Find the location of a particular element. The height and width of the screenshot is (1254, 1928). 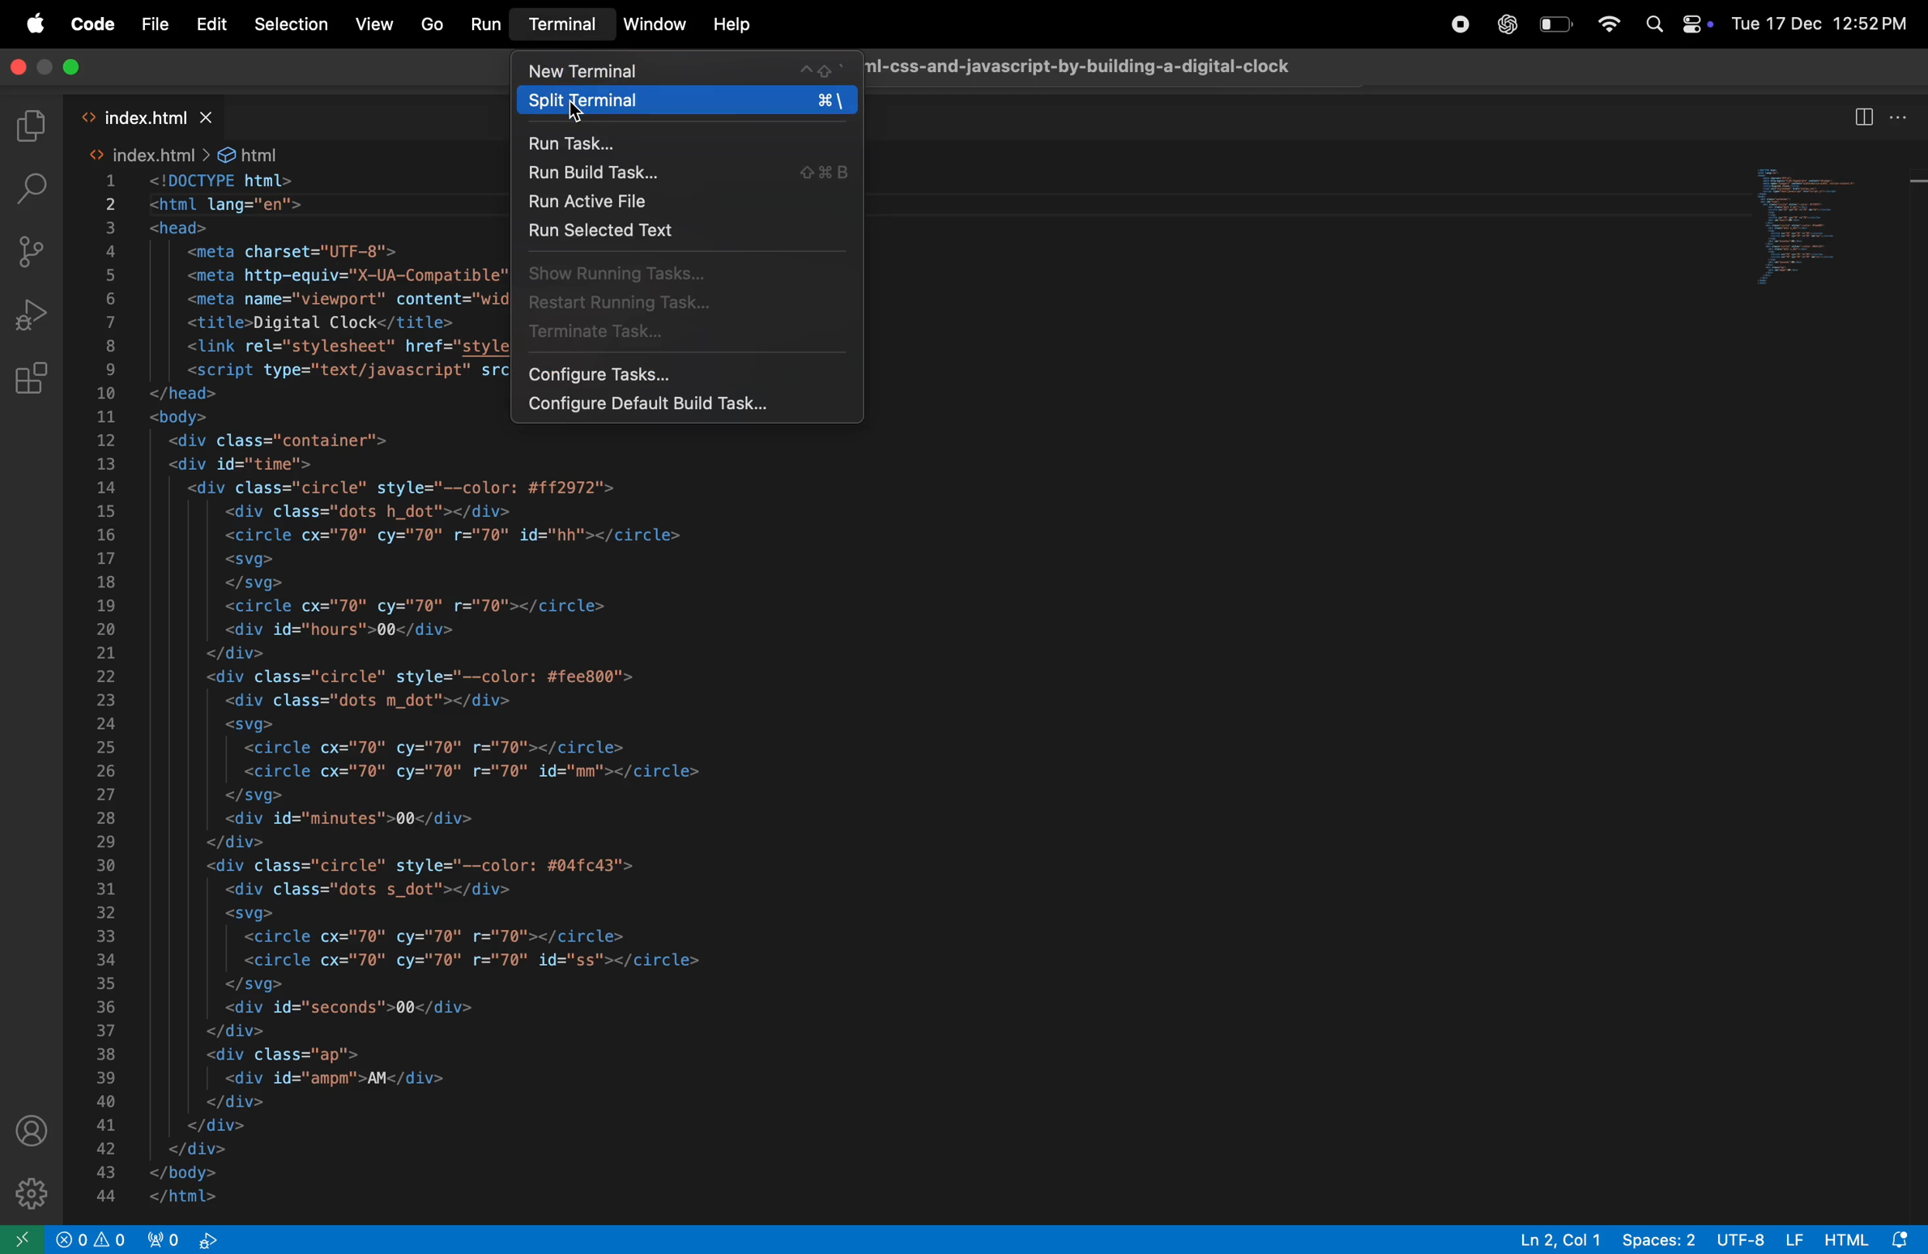

terminal is located at coordinates (563, 25).